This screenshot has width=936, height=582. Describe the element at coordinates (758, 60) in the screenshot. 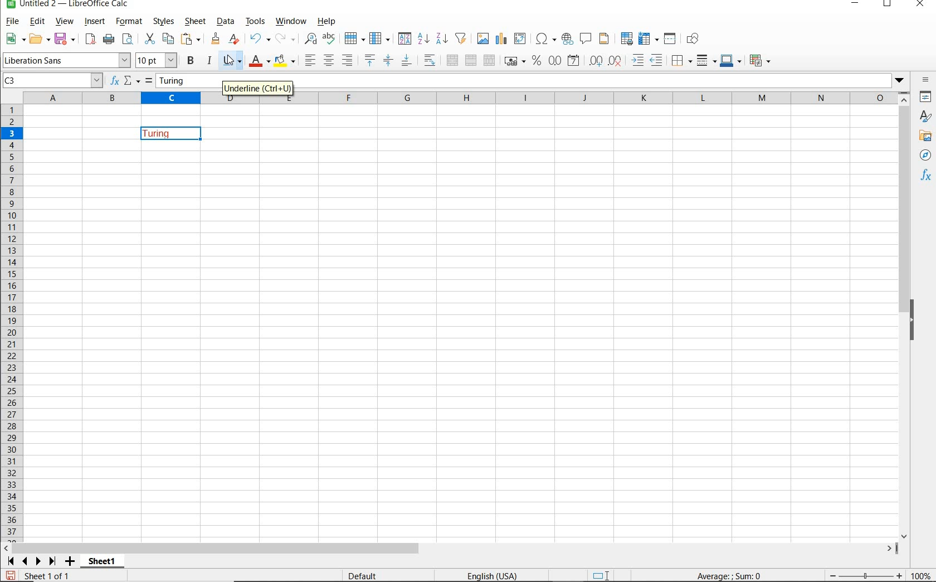

I see `CONDITIONAL` at that location.